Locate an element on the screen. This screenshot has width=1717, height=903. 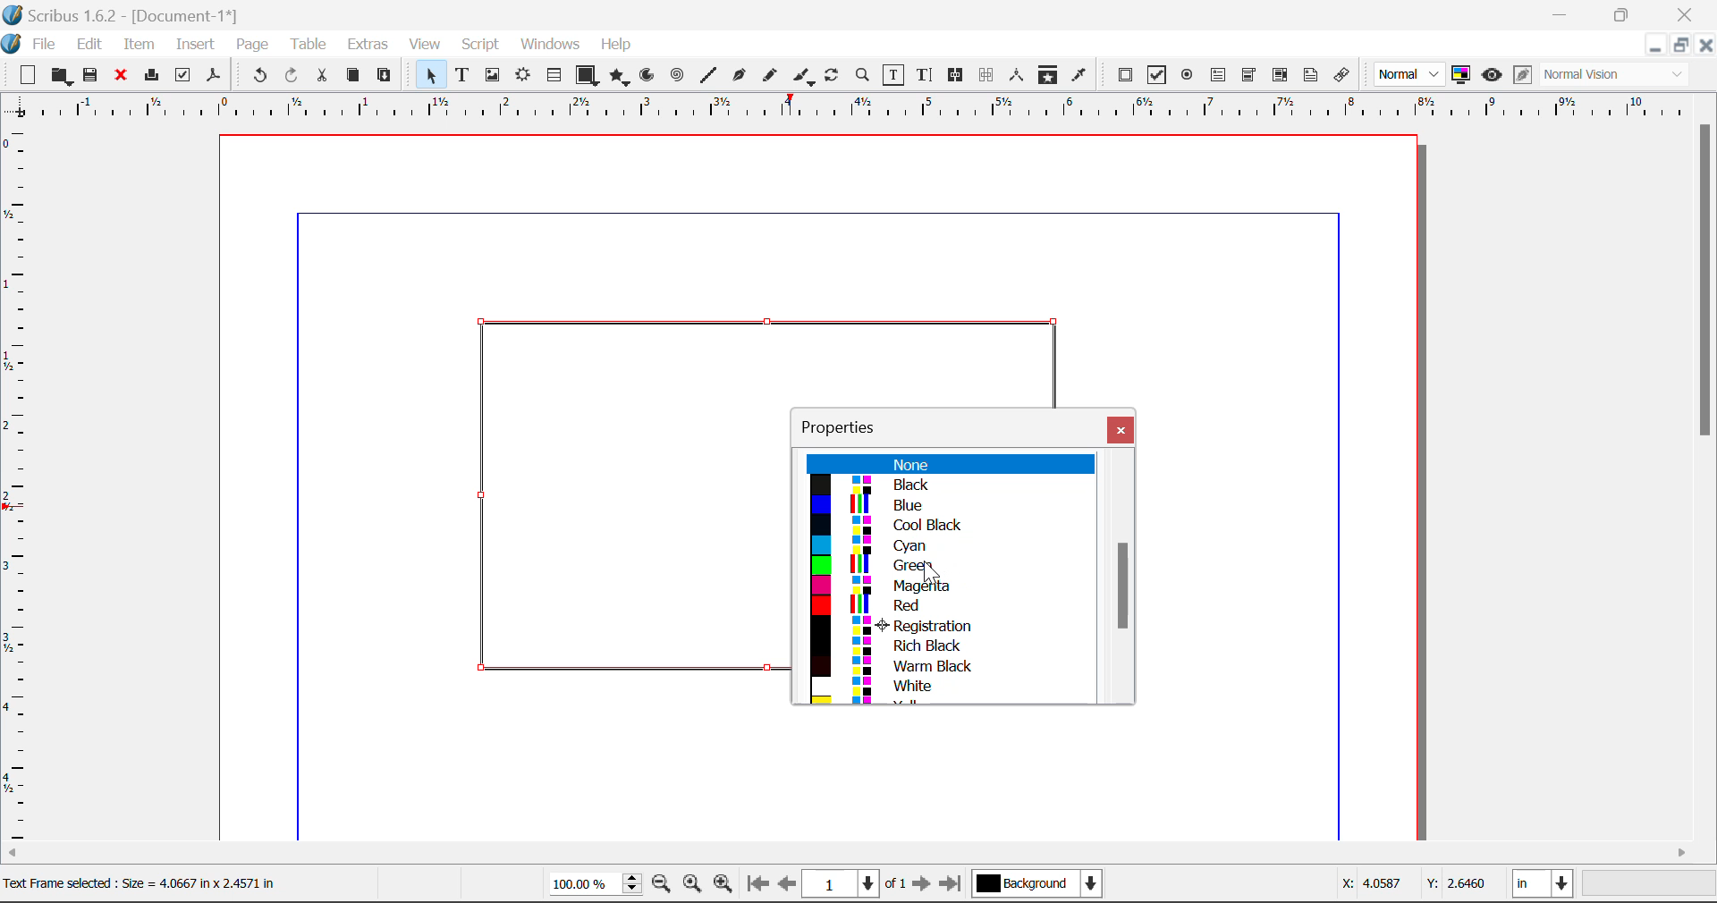
Previous Page is located at coordinates (790, 887).